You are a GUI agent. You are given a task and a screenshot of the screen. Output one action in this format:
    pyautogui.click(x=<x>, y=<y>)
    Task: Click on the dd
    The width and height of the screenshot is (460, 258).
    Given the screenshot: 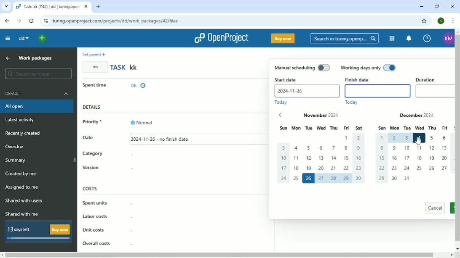 What is the action you would take?
    pyautogui.click(x=25, y=39)
    